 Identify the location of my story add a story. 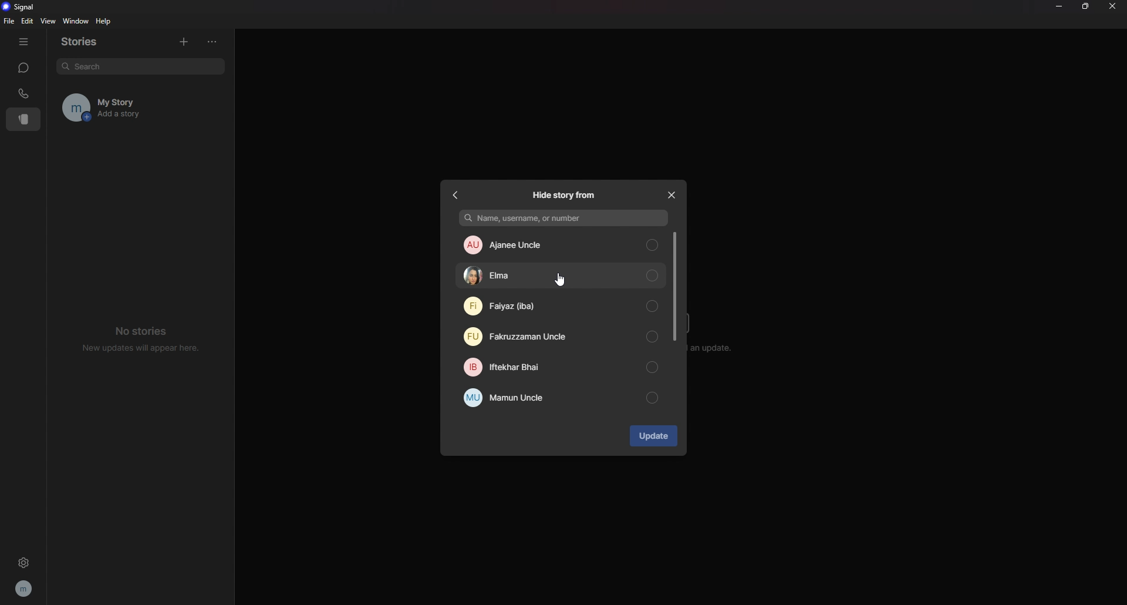
(125, 107).